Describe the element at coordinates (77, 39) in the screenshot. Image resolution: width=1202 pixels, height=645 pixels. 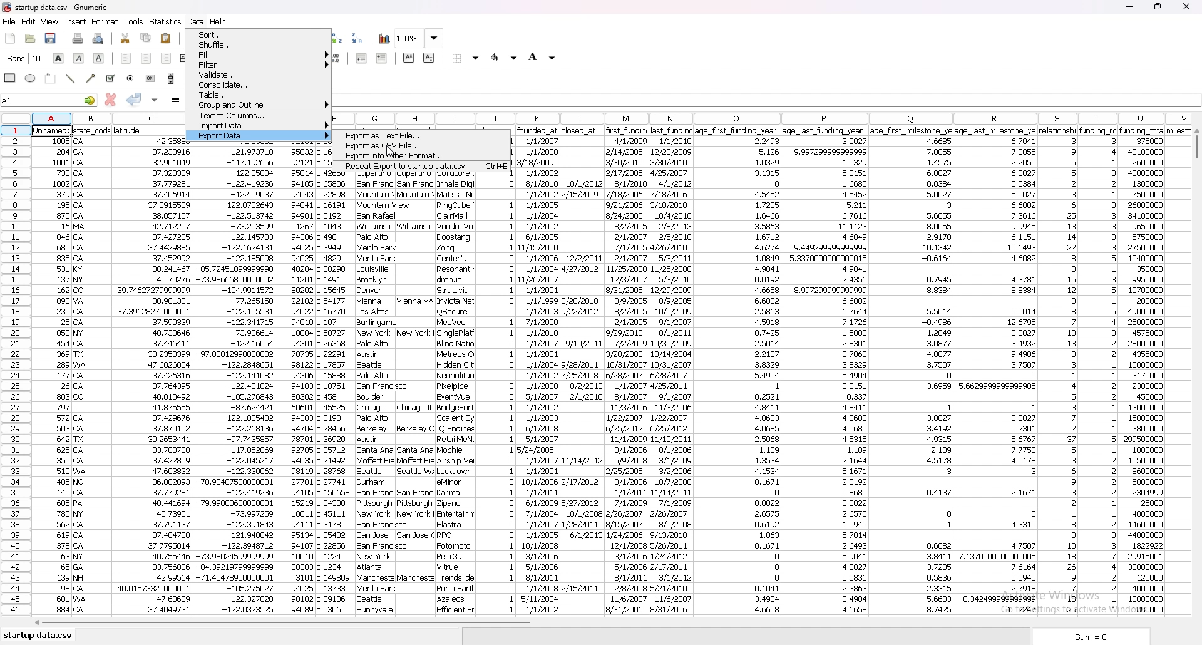
I see `print` at that location.